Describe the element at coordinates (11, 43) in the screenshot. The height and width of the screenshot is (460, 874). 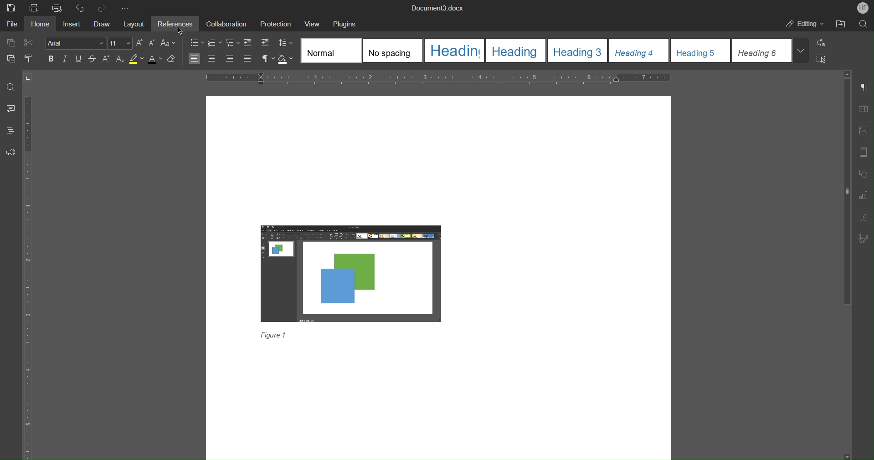
I see `Copy` at that location.